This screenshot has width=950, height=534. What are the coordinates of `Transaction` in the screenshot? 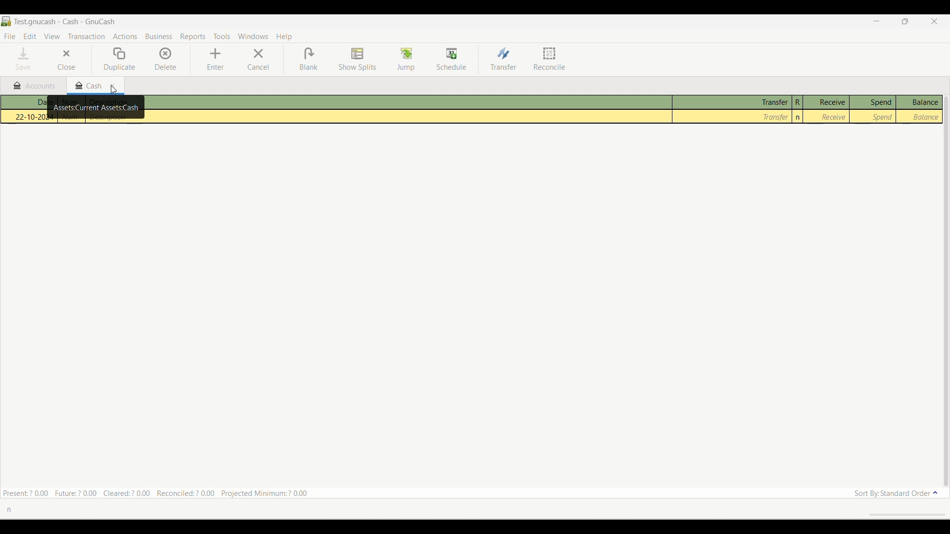 It's located at (86, 37).